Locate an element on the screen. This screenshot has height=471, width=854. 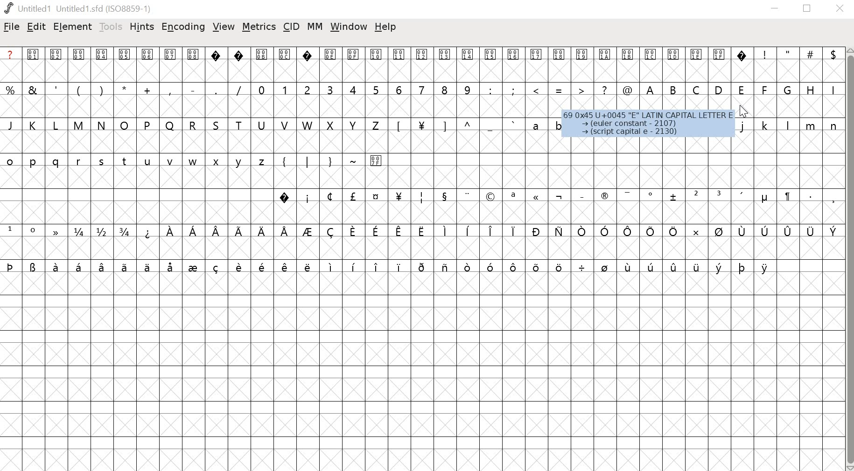
empty cells is located at coordinates (422, 178).